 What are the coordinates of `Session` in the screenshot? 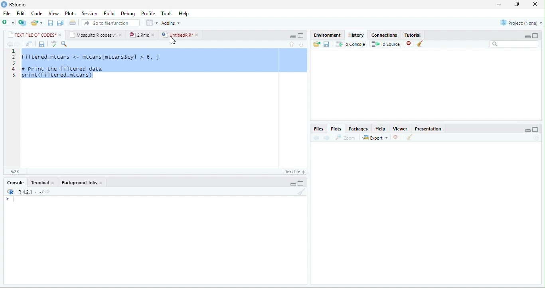 It's located at (90, 13).